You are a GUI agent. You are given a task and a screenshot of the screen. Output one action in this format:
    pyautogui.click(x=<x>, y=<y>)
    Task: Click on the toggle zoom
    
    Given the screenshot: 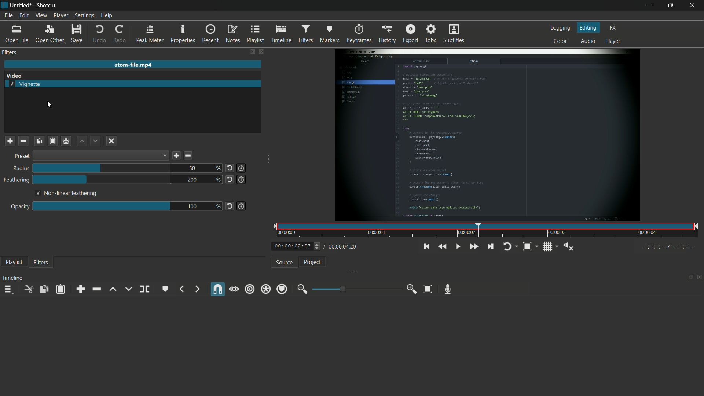 What is the action you would take?
    pyautogui.click(x=531, y=247)
    